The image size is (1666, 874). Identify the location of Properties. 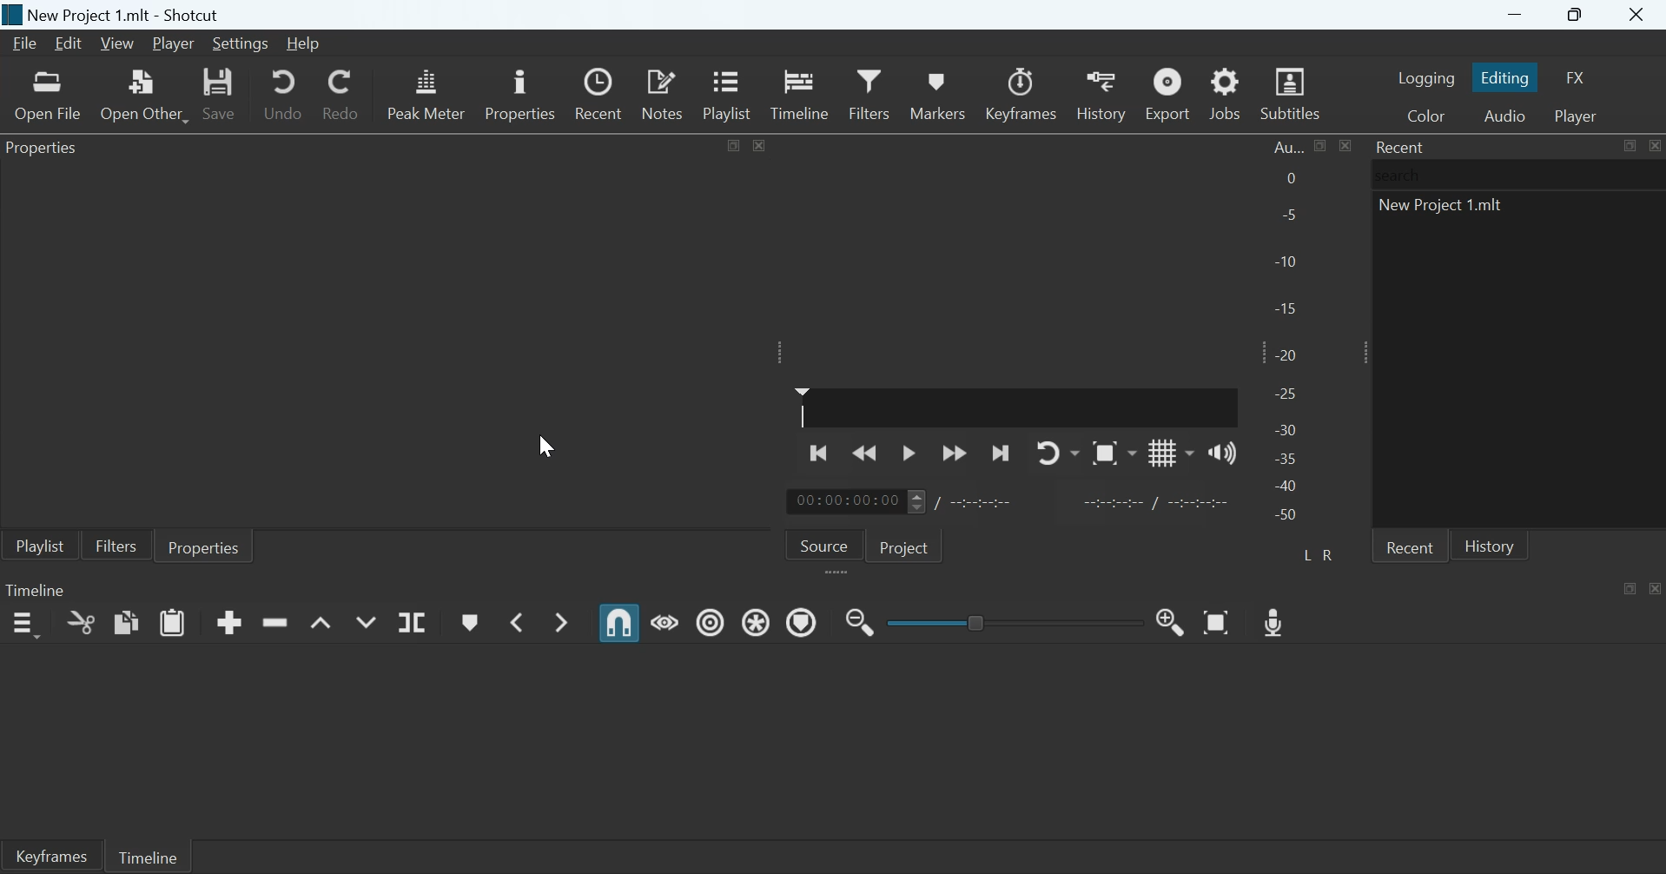
(47, 150).